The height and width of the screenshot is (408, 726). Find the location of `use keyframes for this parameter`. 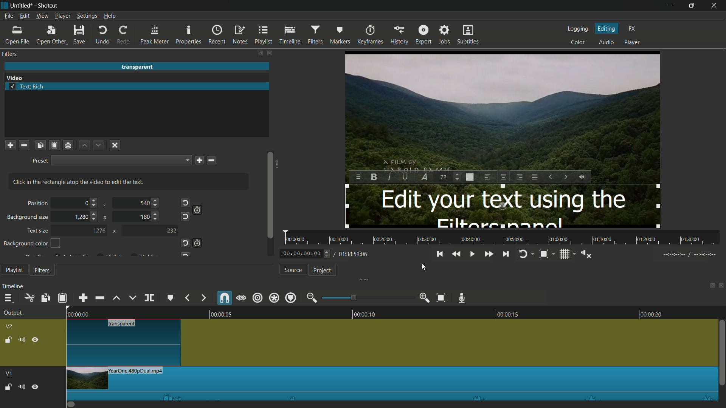

use keyframes for this parameter is located at coordinates (199, 243).